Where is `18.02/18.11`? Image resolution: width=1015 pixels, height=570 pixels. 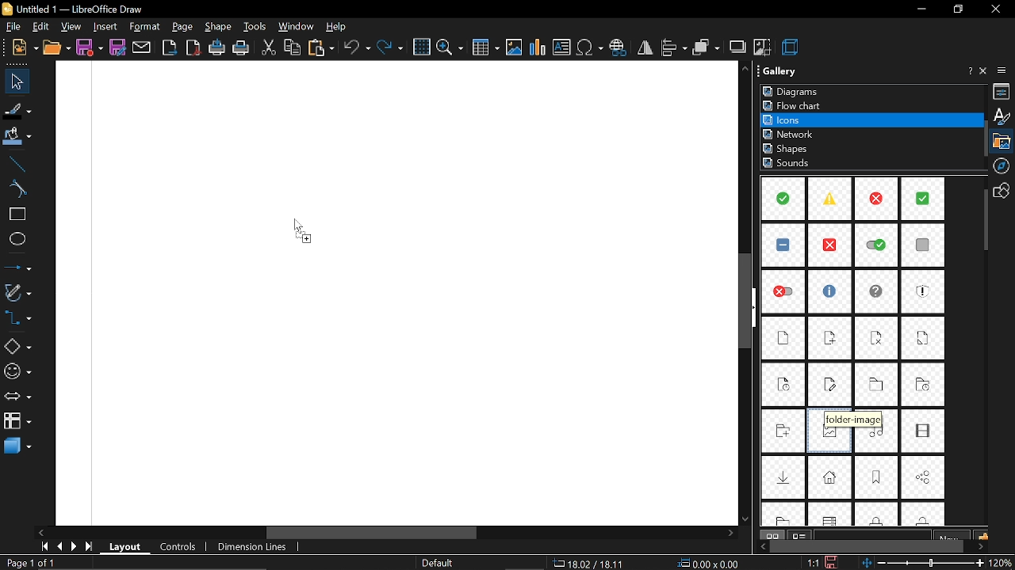
18.02/18.11 is located at coordinates (592, 564).